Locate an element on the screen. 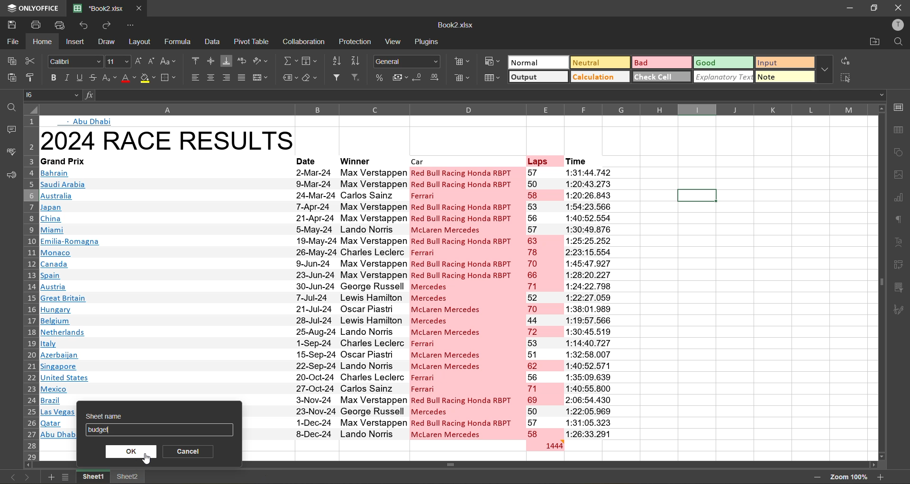 The width and height of the screenshot is (910, 484). fields is located at coordinates (312, 60).